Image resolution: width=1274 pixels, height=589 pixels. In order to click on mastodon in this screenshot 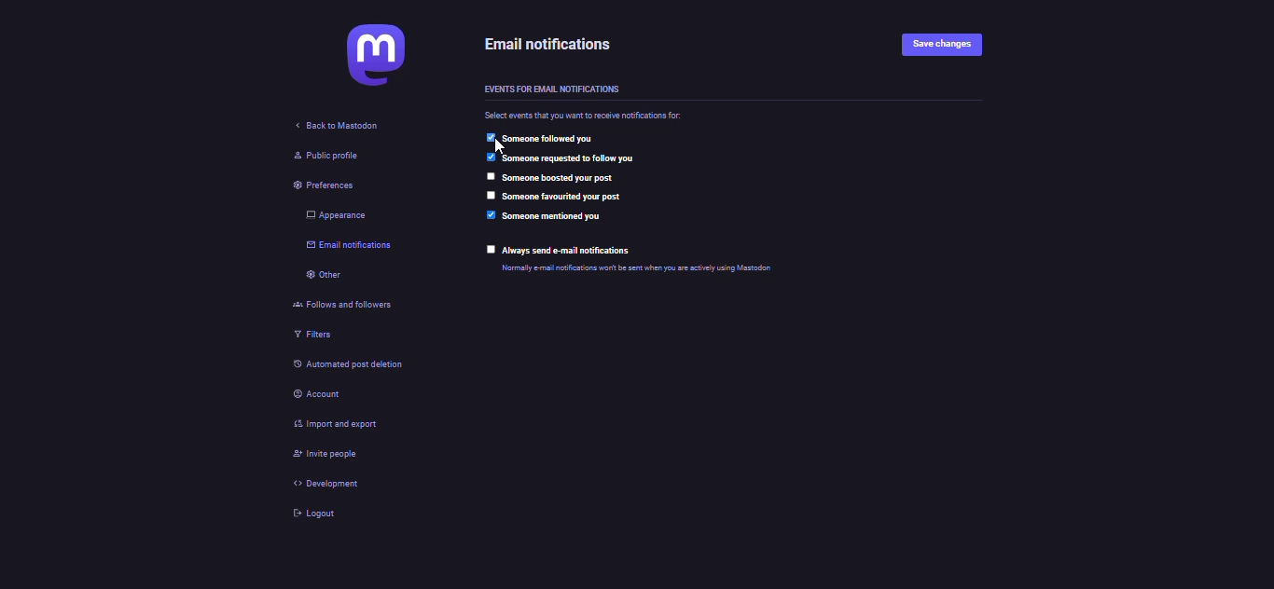, I will do `click(368, 55)`.